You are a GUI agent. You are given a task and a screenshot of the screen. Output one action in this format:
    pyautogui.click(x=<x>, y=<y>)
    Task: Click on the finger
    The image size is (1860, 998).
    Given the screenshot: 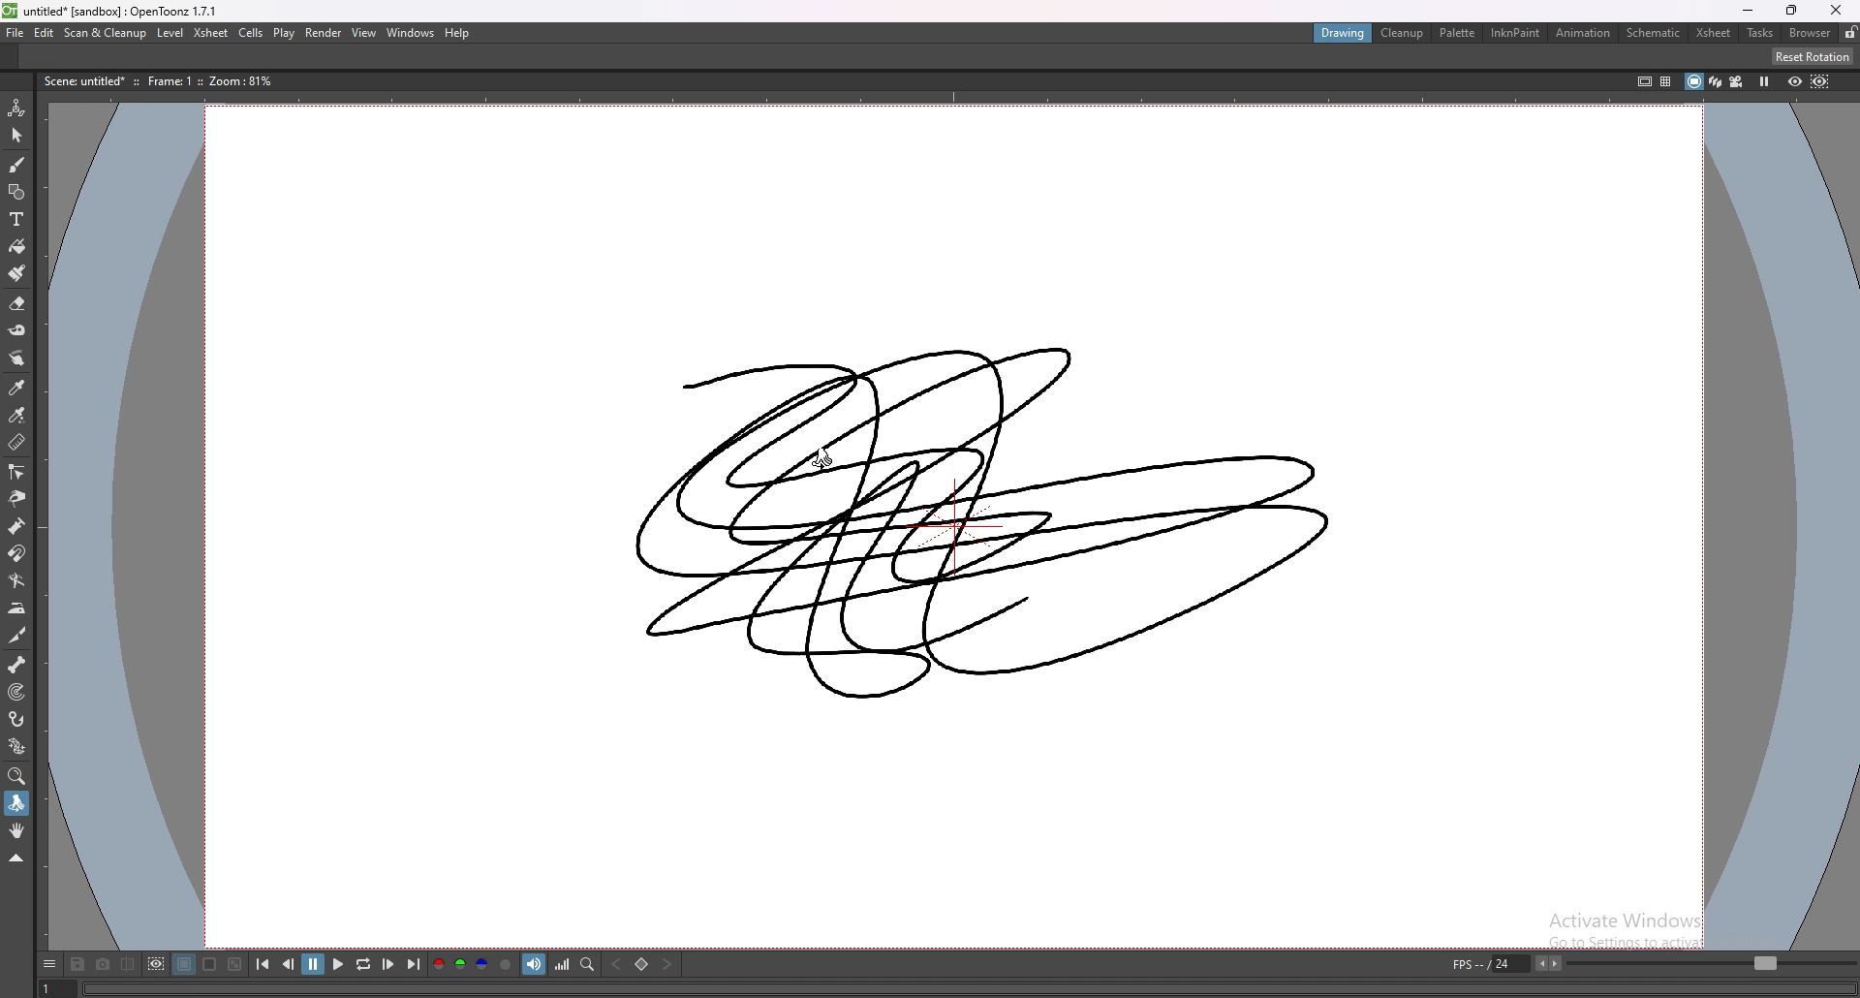 What is the action you would take?
    pyautogui.click(x=15, y=359)
    